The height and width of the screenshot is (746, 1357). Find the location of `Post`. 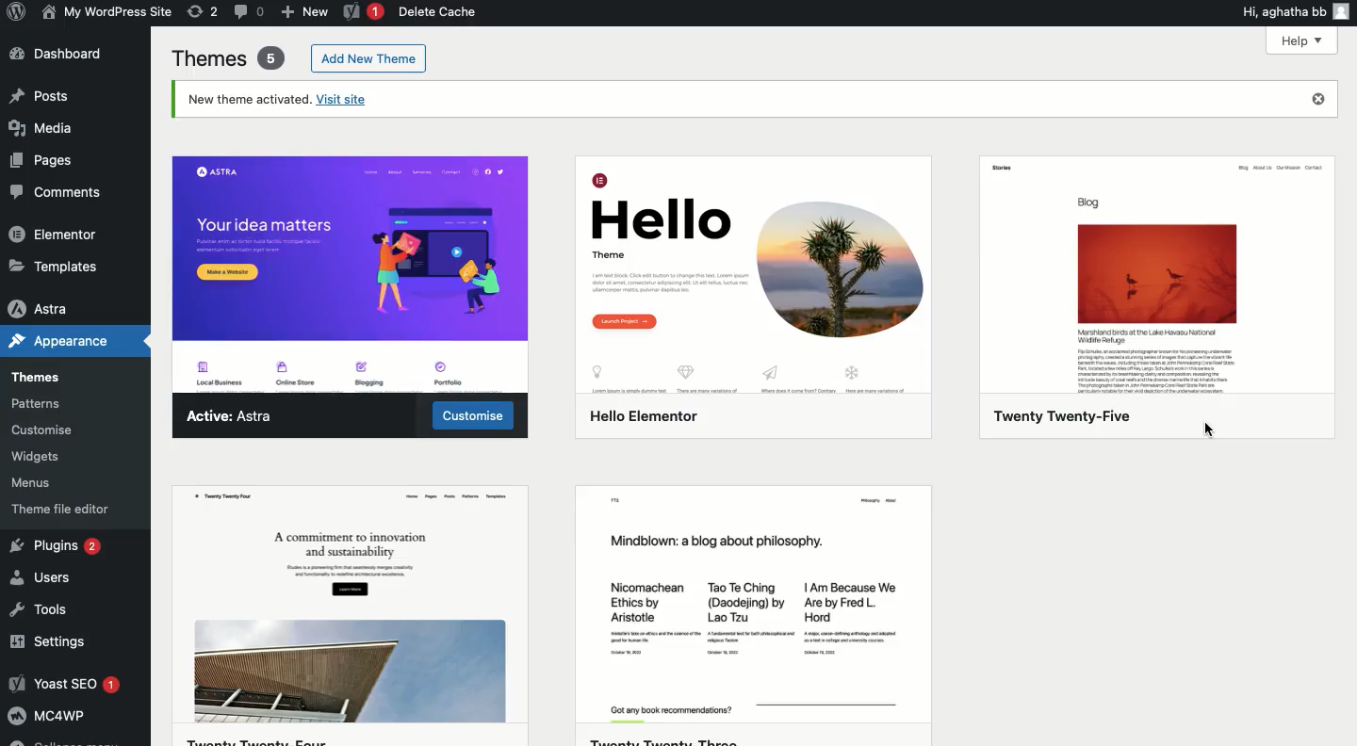

Post is located at coordinates (41, 94).